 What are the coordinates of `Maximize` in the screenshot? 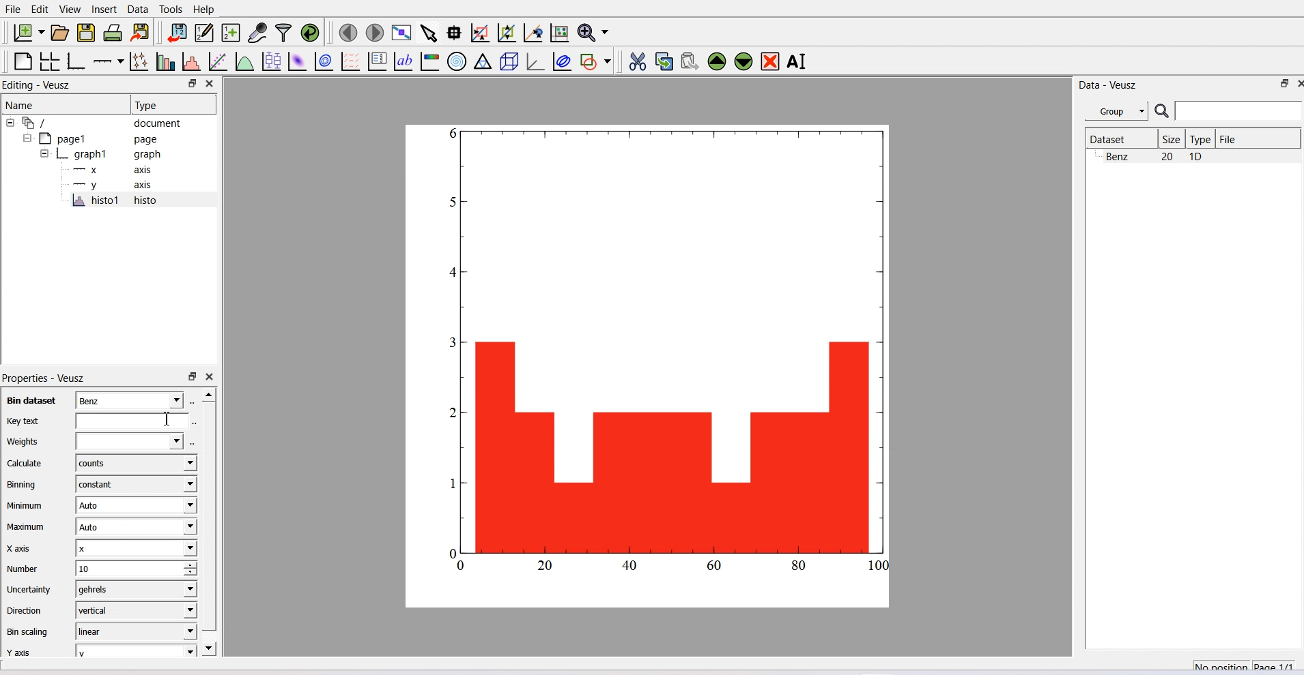 It's located at (192, 84).